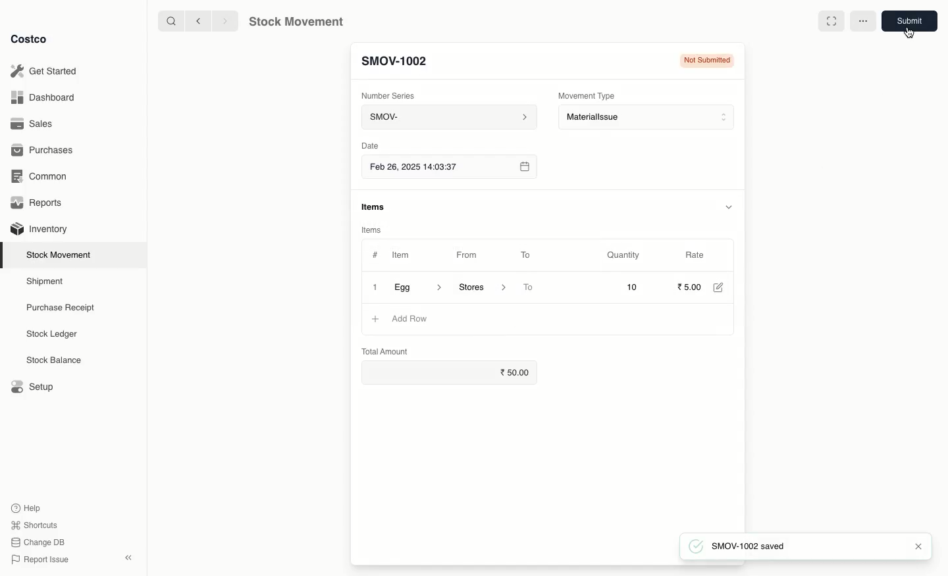  Describe the element at coordinates (745, 546) in the screenshot. I see `SMOV-1002 saved` at that location.